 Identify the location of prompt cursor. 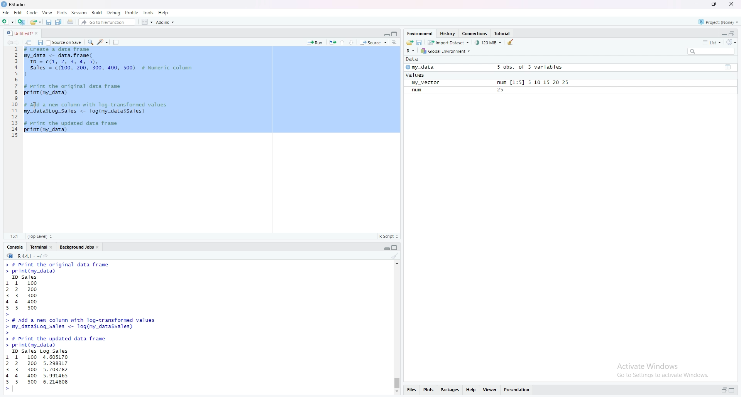
(5, 391).